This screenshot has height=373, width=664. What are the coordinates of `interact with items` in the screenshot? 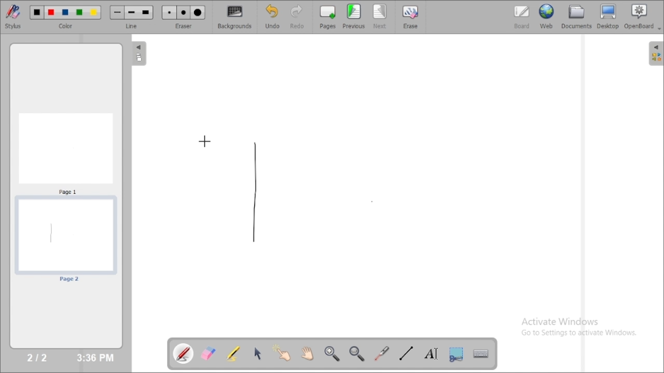 It's located at (283, 353).